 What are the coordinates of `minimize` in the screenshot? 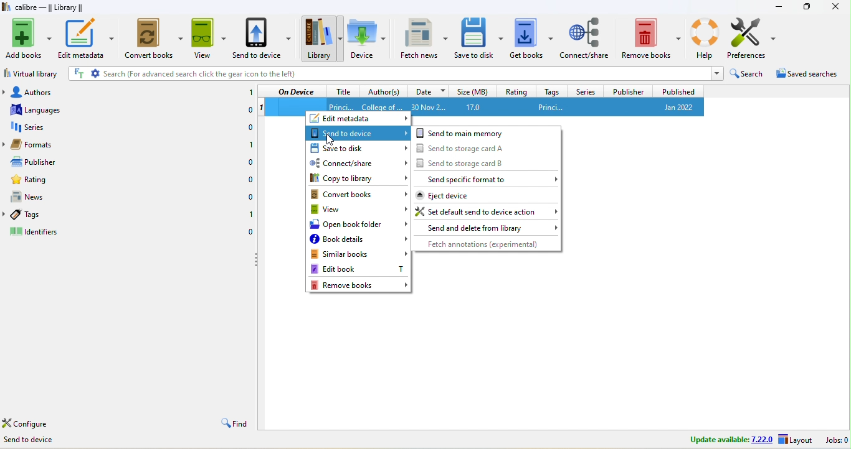 It's located at (779, 6).